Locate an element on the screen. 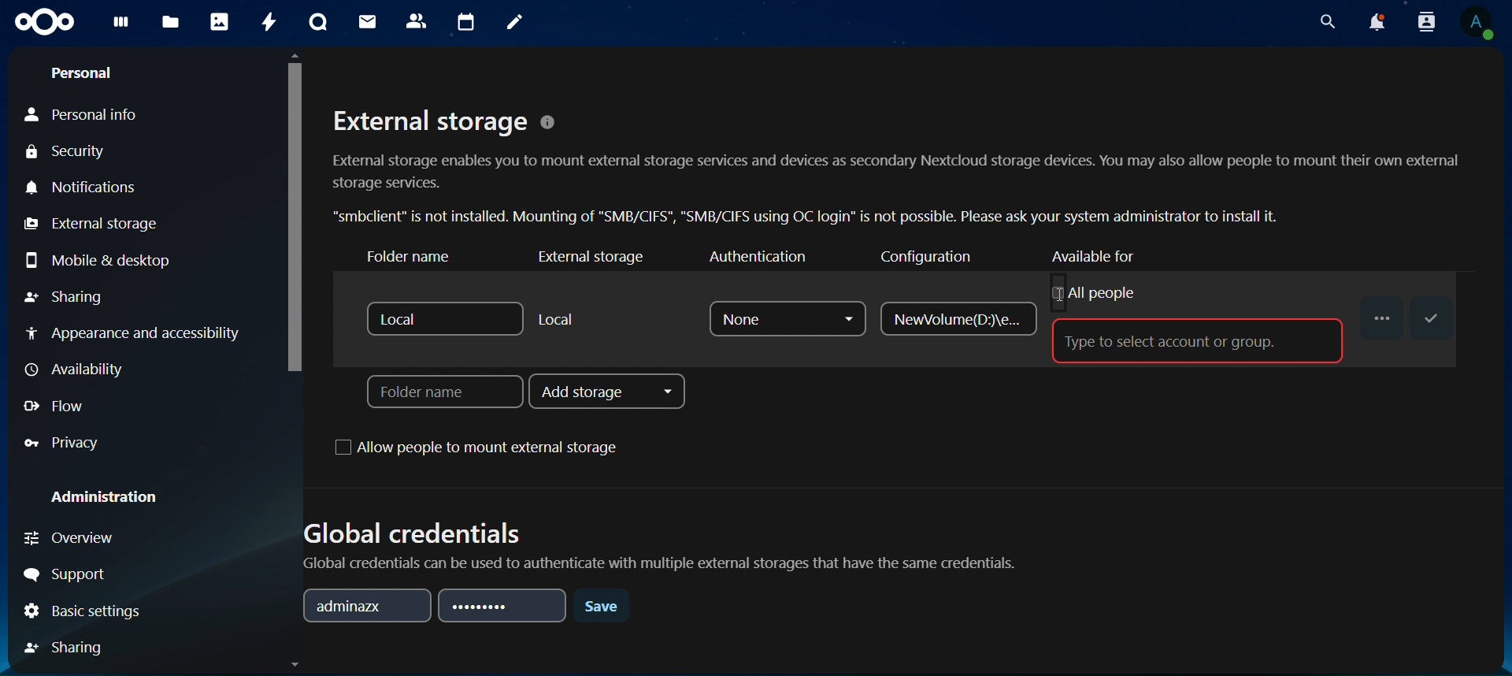 The width and height of the screenshot is (1512, 676). notifications is located at coordinates (81, 188).